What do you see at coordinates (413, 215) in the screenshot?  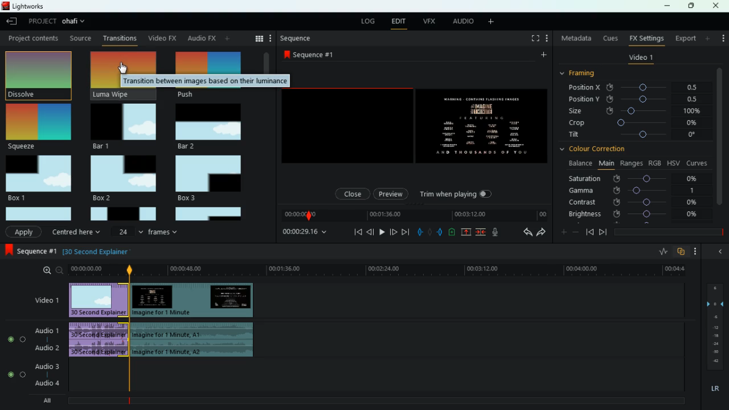 I see `time` at bounding box center [413, 215].